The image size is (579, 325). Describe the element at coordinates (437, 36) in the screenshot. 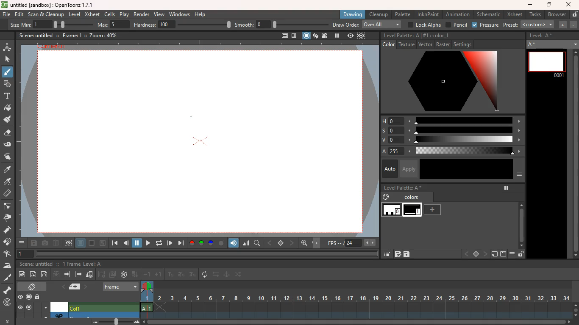

I see `#1:color_1` at that location.